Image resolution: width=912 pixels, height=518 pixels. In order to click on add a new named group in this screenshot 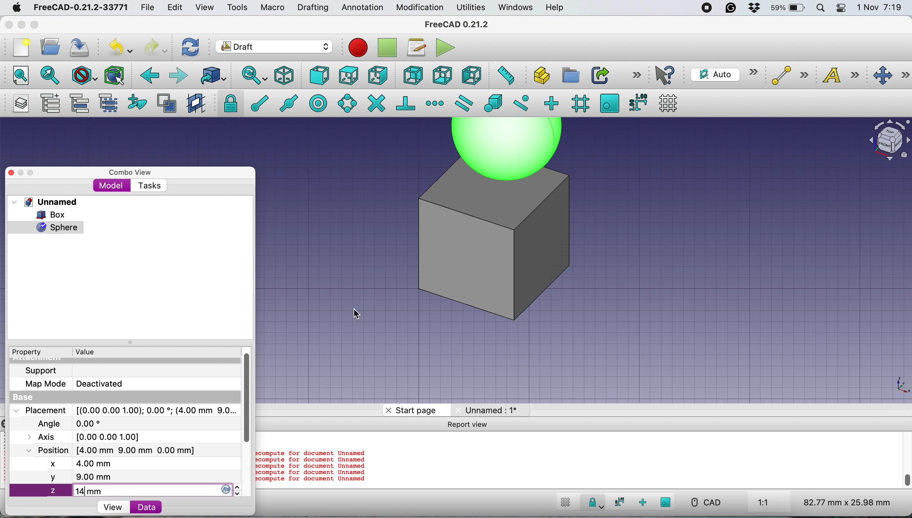, I will do `click(50, 105)`.